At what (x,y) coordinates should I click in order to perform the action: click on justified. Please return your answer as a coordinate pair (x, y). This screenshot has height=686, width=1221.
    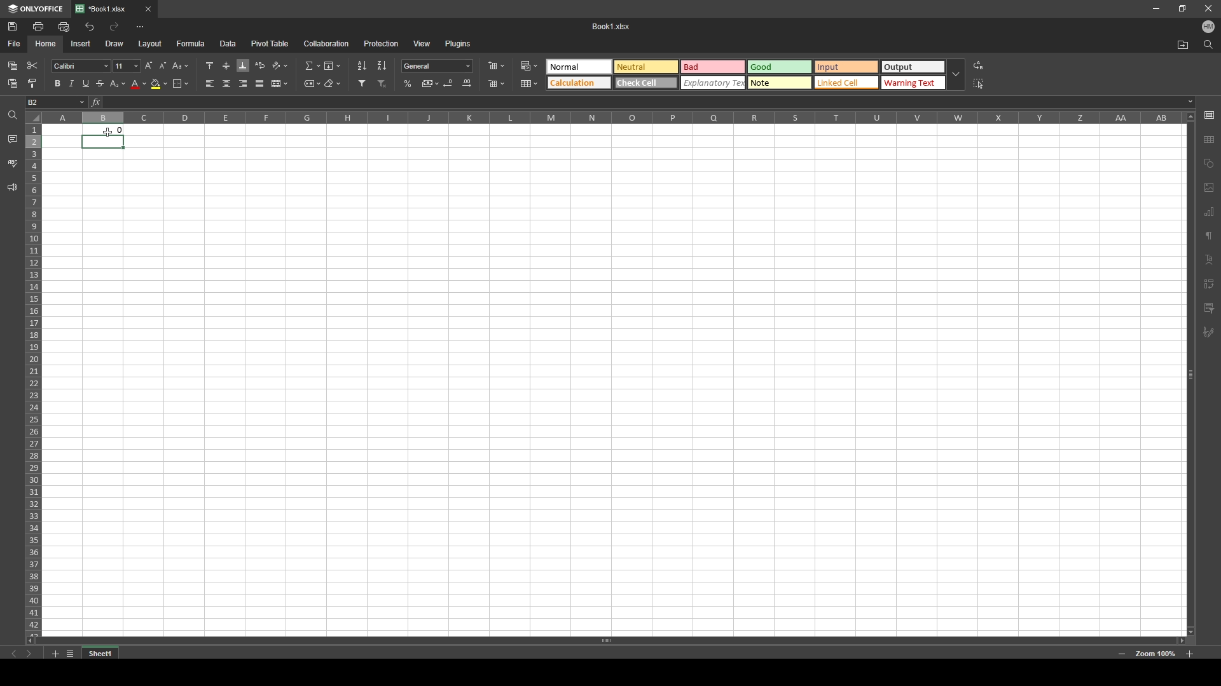
    Looking at the image, I should click on (260, 84).